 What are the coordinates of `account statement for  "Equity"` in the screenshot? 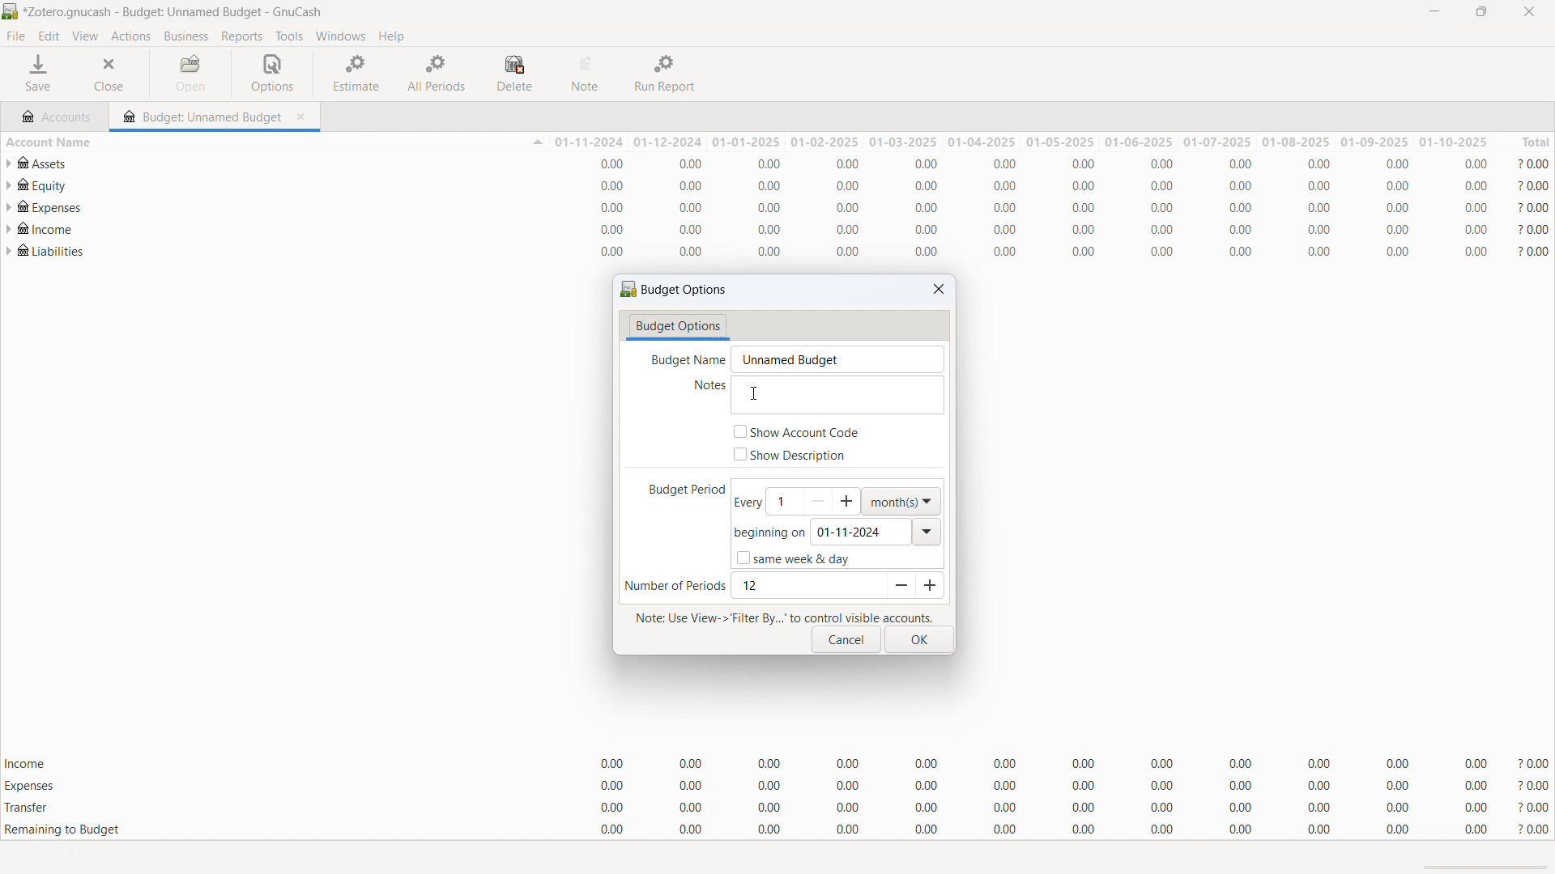 It's located at (789, 186).